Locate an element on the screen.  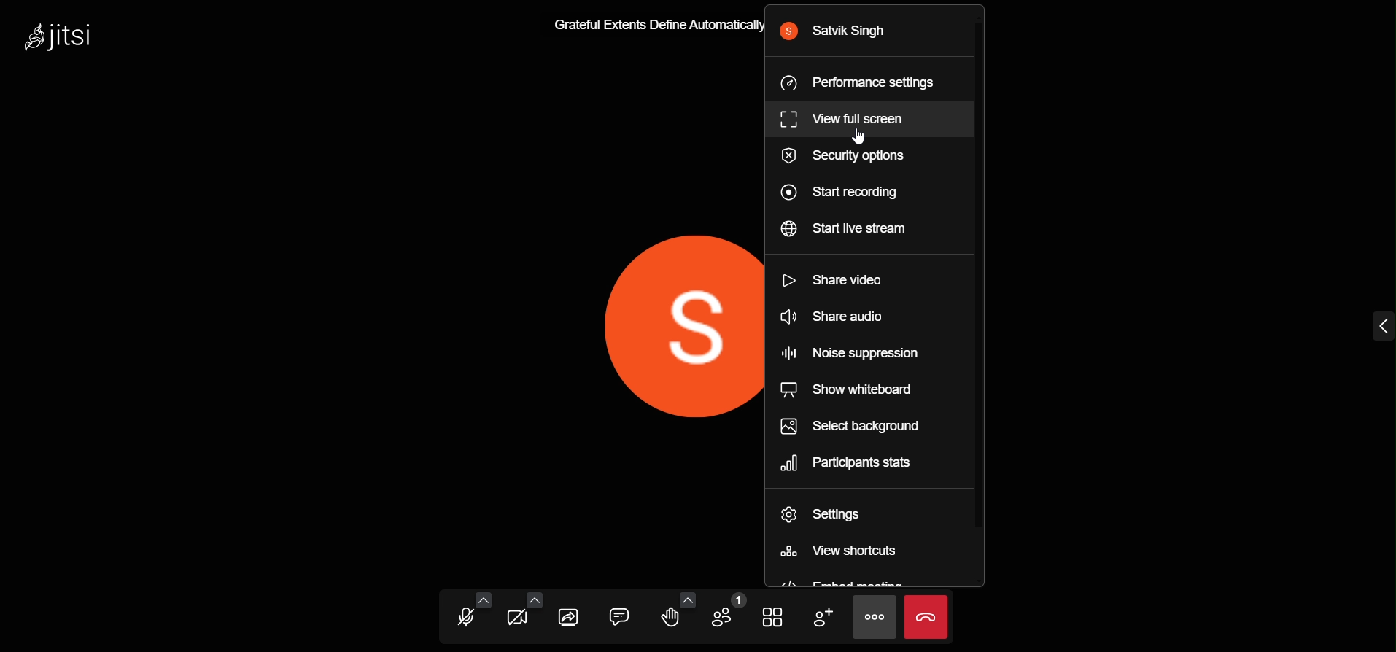
security options is located at coordinates (849, 158).